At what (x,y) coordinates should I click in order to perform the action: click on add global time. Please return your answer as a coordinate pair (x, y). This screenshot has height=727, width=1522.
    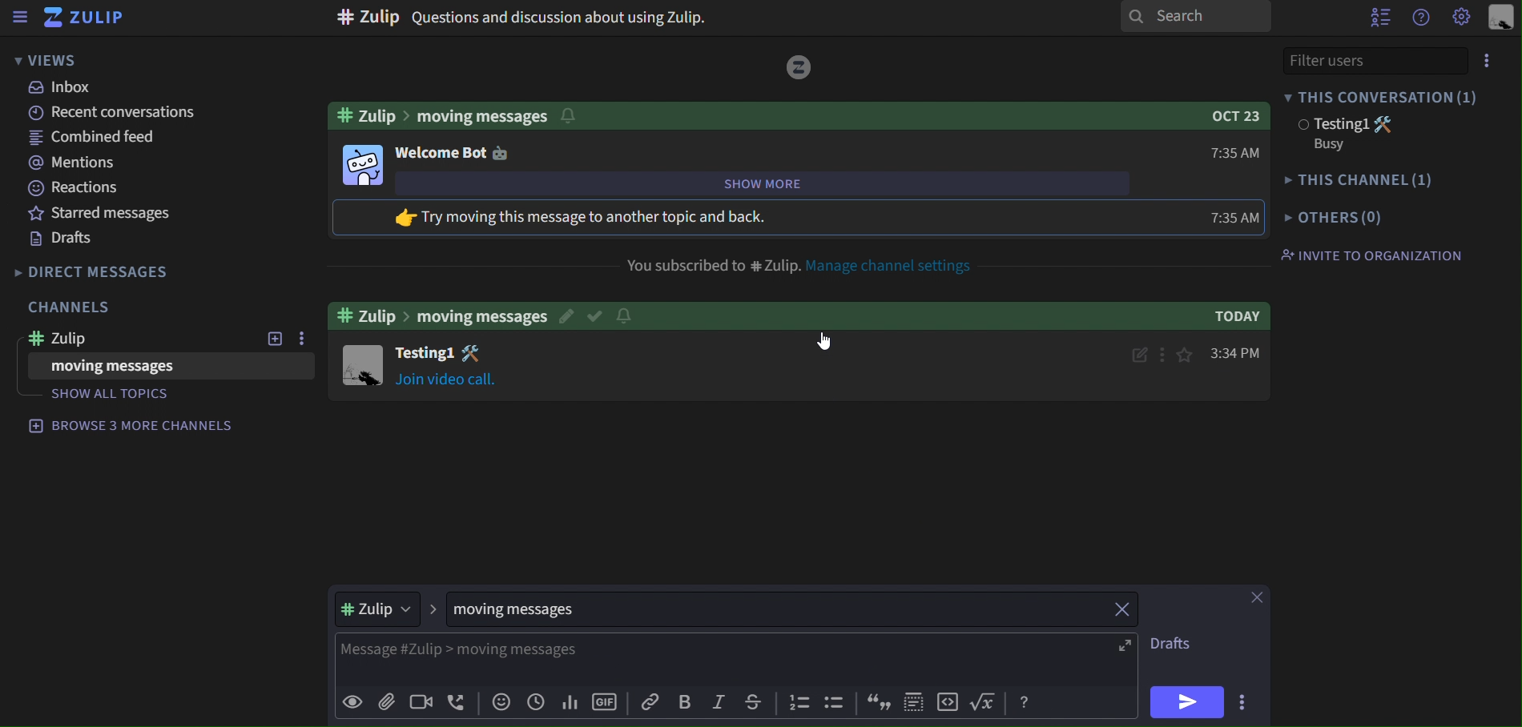
    Looking at the image, I should click on (534, 705).